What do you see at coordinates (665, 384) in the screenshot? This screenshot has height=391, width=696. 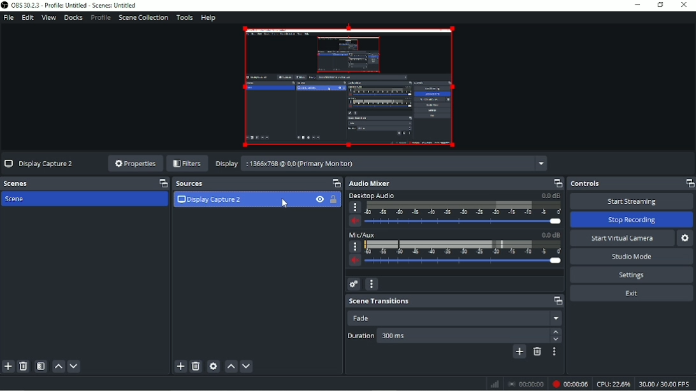 I see `30.00/30.00 FPS` at bounding box center [665, 384].